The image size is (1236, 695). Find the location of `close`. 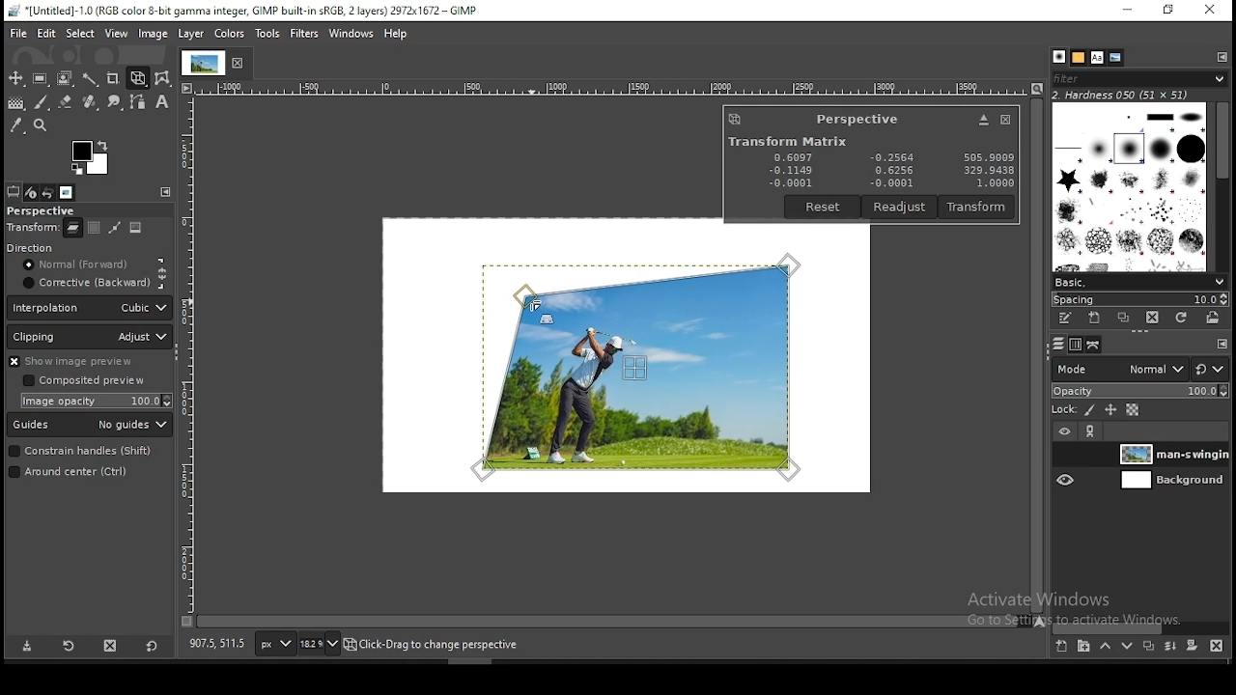

close is located at coordinates (241, 64).